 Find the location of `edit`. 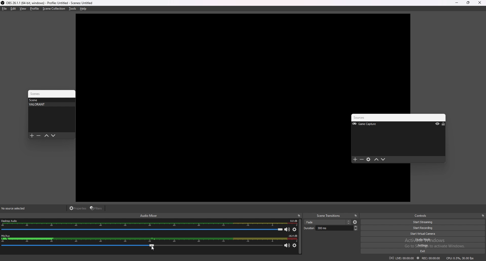

edit is located at coordinates (13, 9).